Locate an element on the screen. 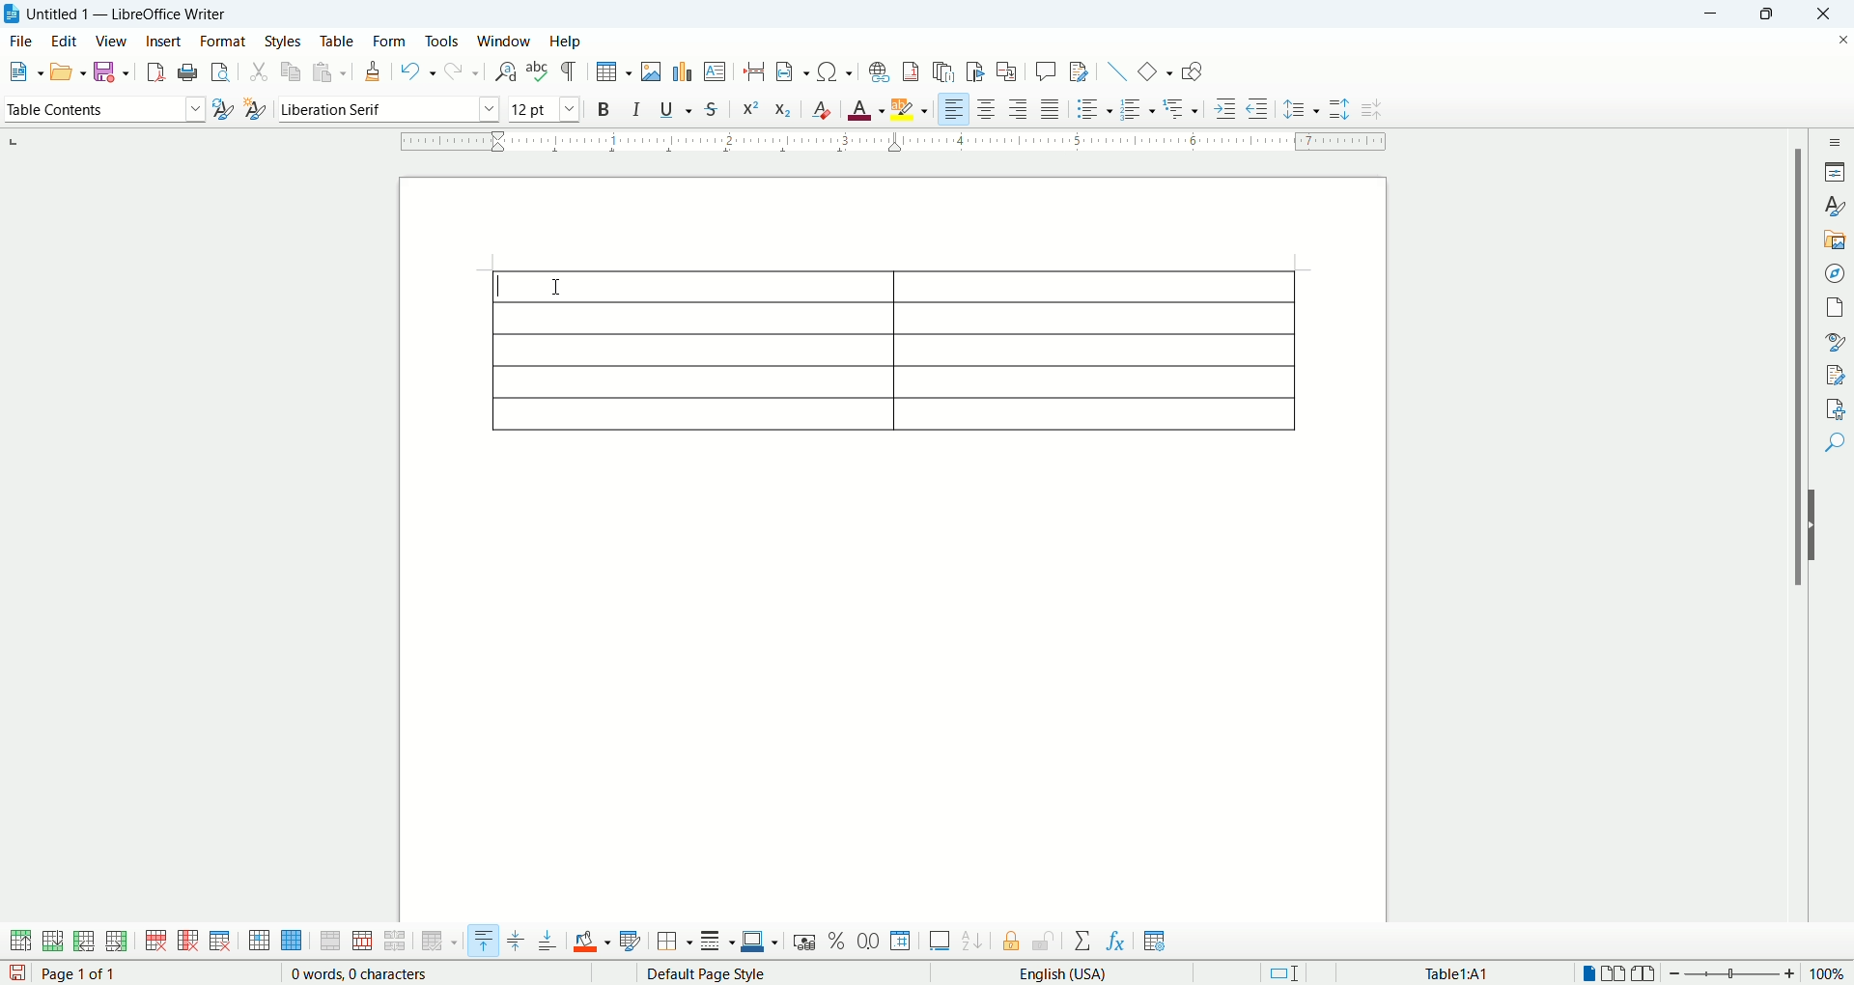  spell check is located at coordinates (539, 70).